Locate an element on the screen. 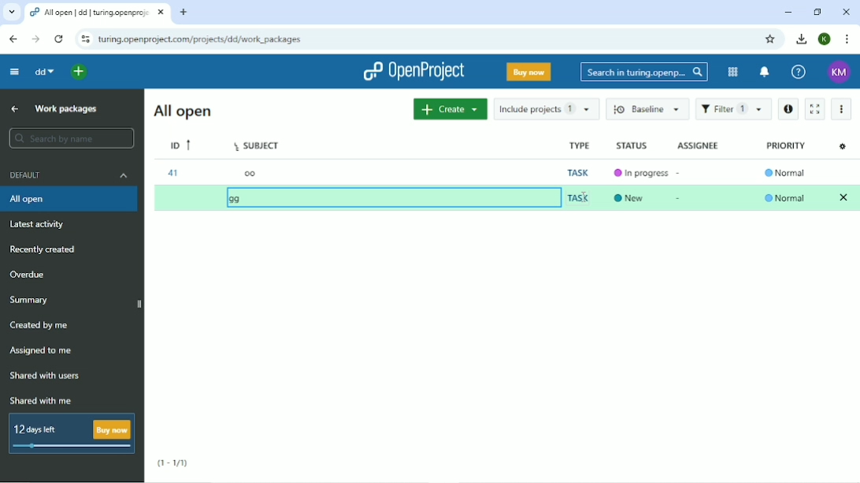  Create is located at coordinates (450, 109).